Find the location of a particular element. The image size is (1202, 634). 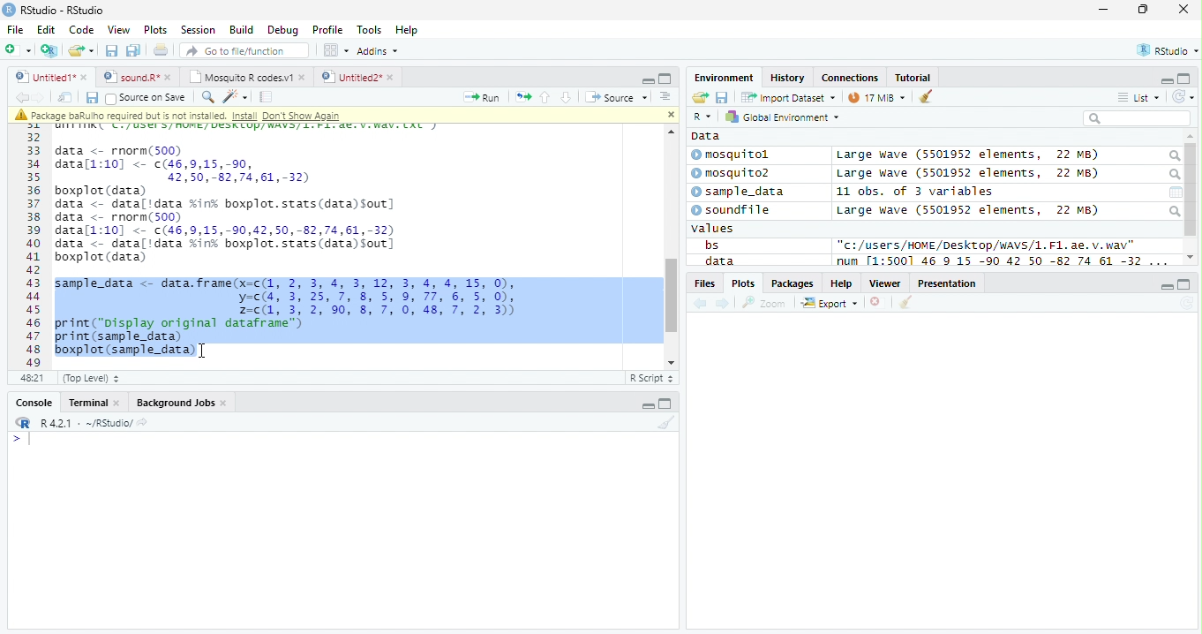

Data is located at coordinates (706, 136).